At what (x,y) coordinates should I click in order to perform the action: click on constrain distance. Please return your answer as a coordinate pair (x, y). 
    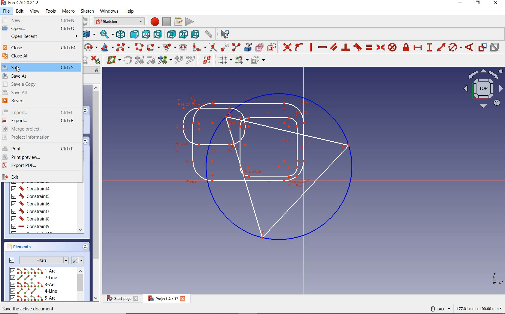
    Looking at the image, I should click on (441, 48).